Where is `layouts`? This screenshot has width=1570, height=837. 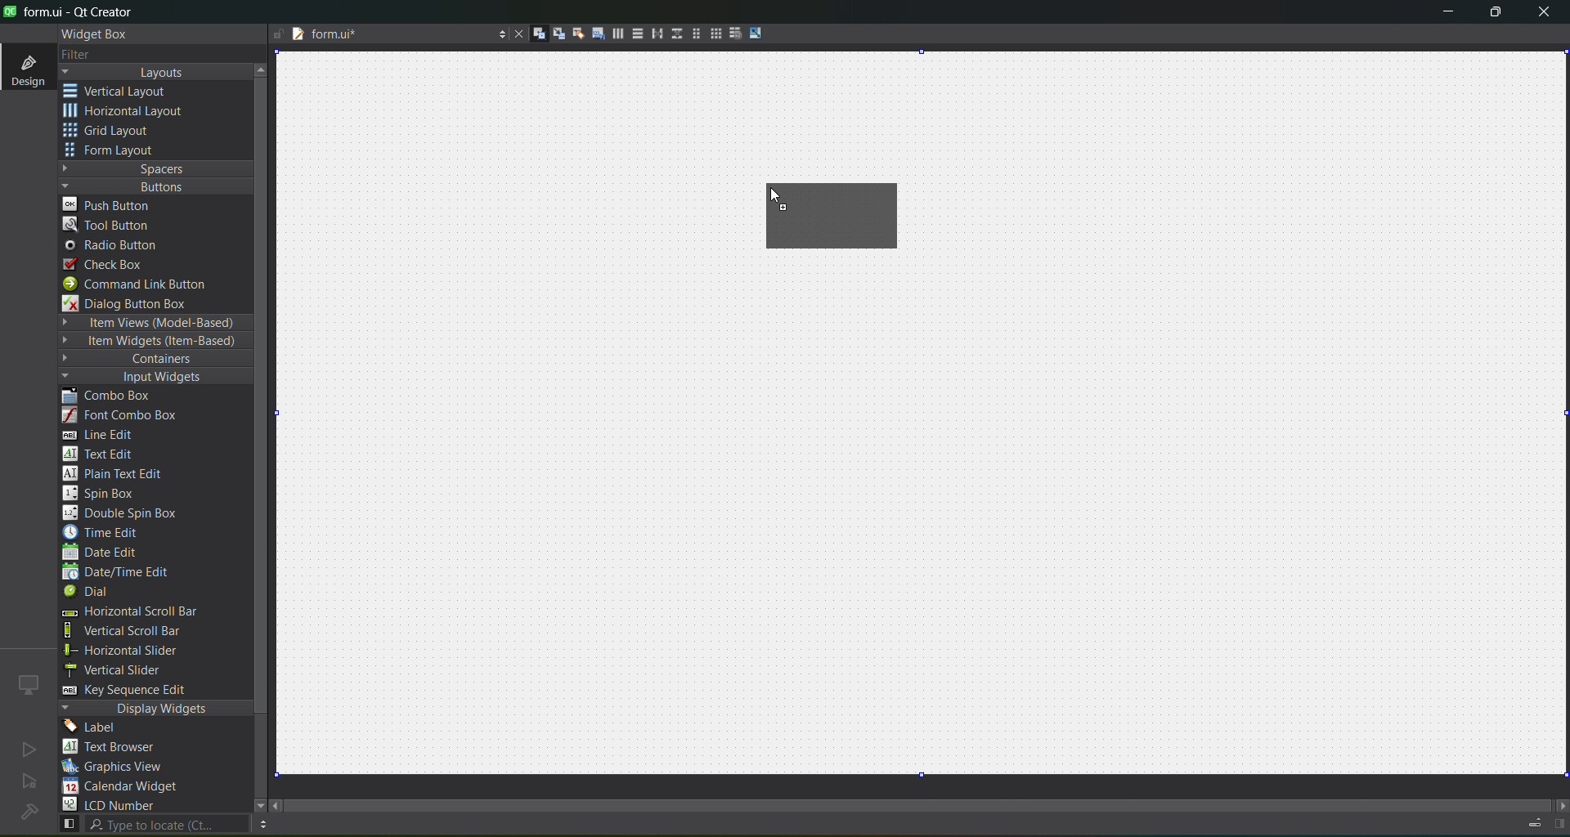 layouts is located at coordinates (155, 72).